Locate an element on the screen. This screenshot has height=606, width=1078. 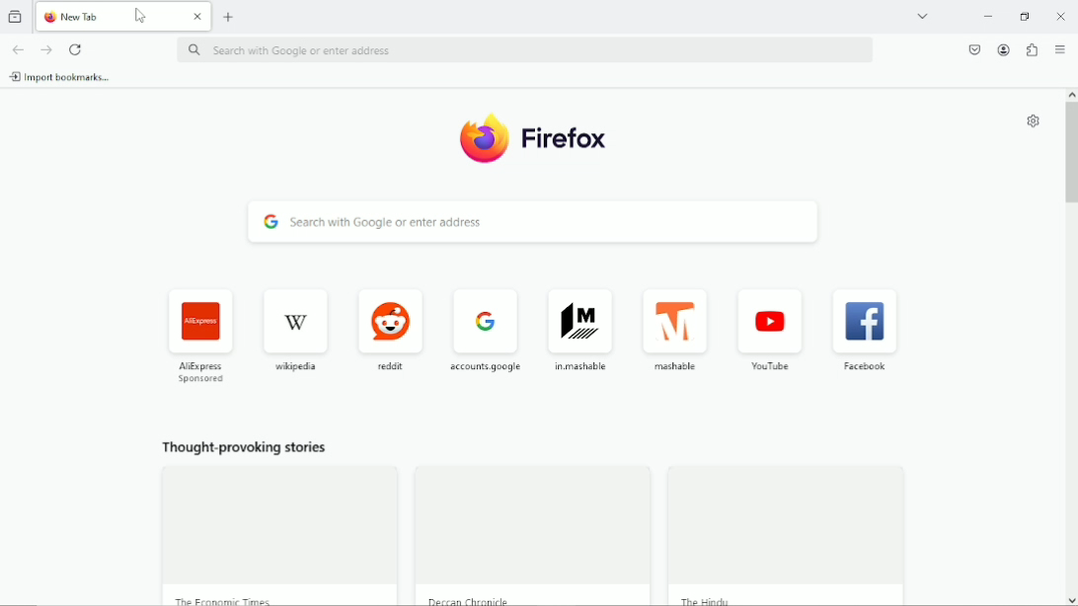
Go forward is located at coordinates (46, 49).